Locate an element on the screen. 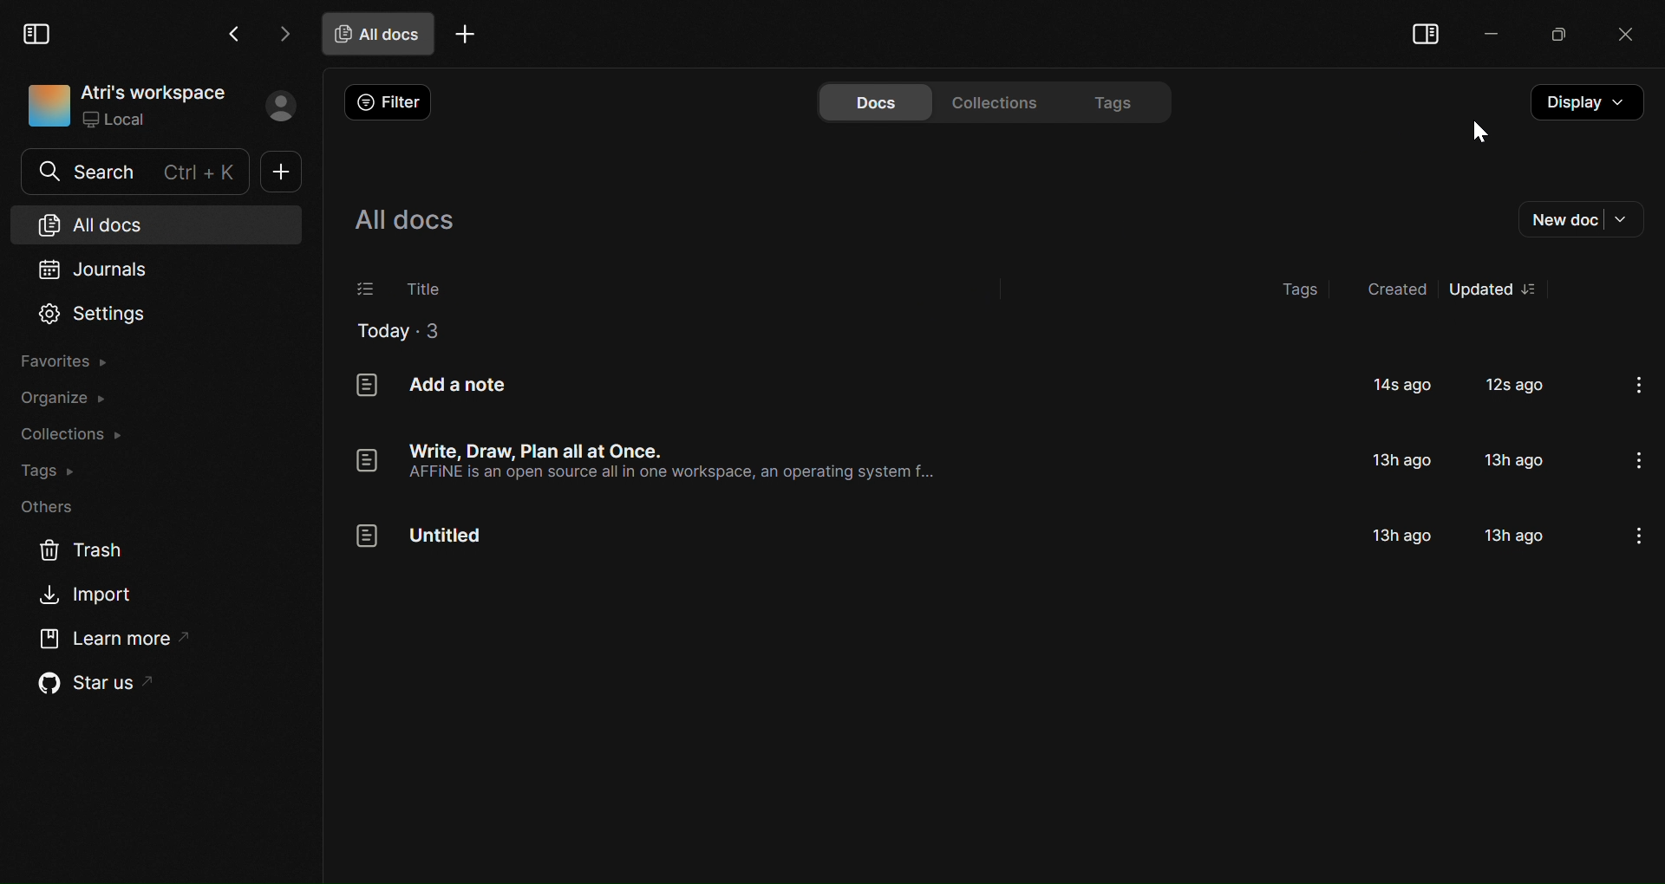  Tags is located at coordinates (48, 469).